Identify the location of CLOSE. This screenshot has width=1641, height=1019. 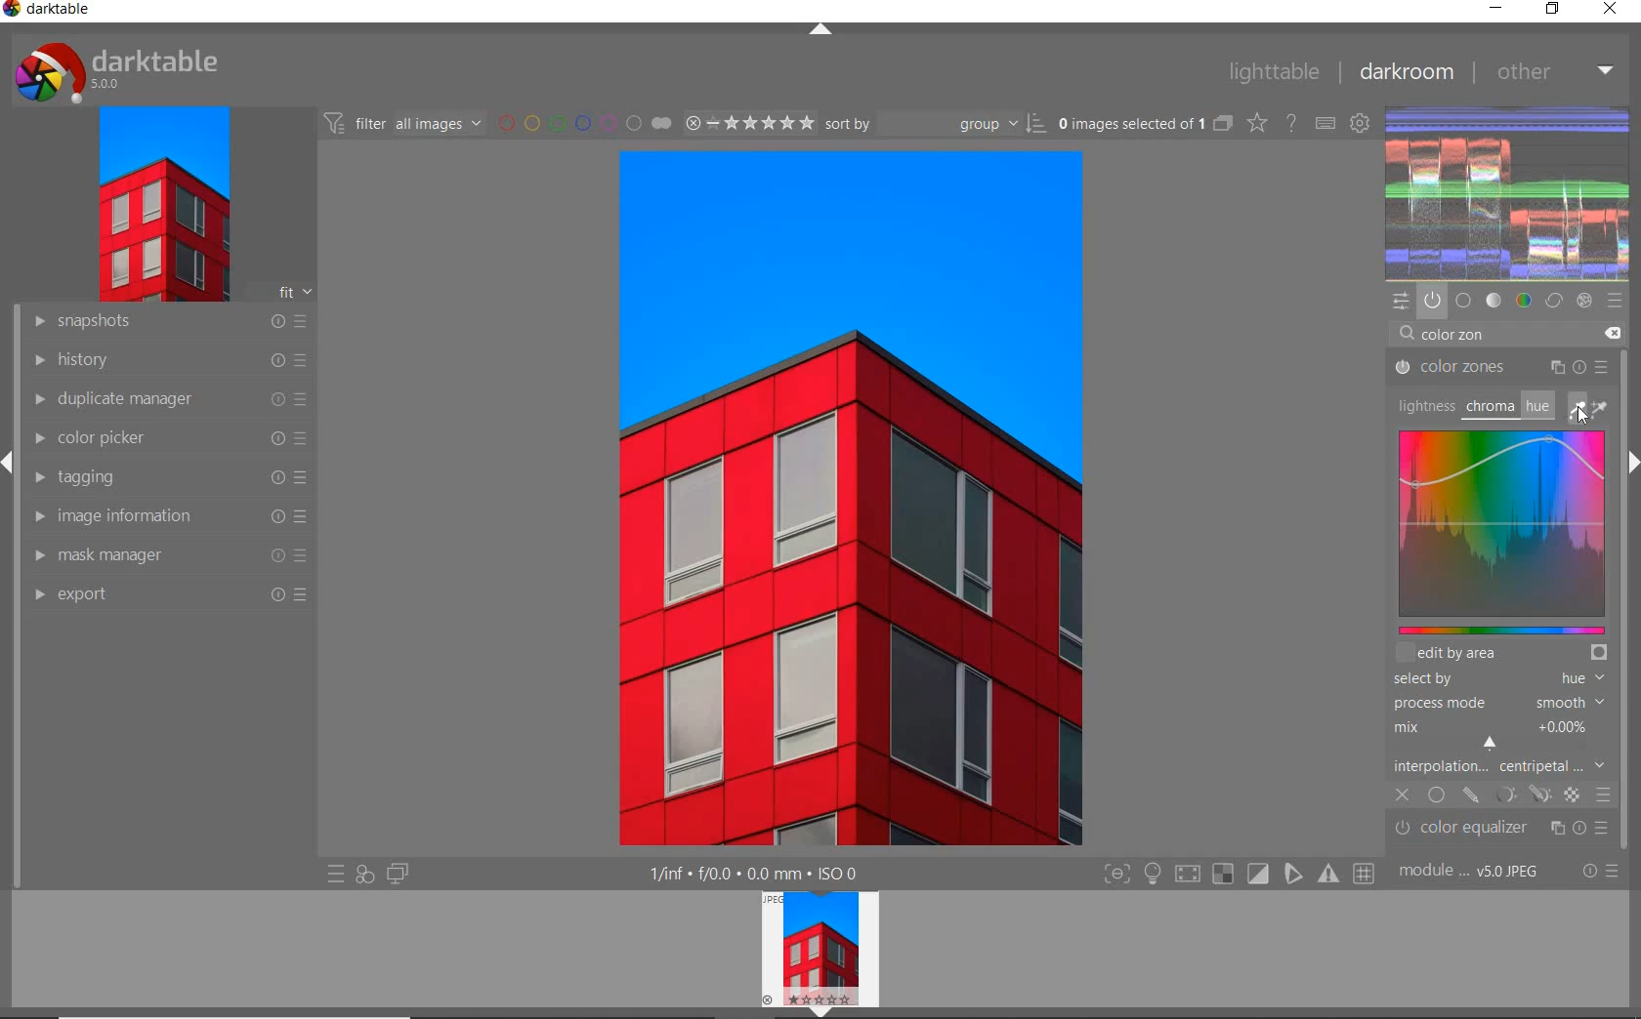
(1403, 795).